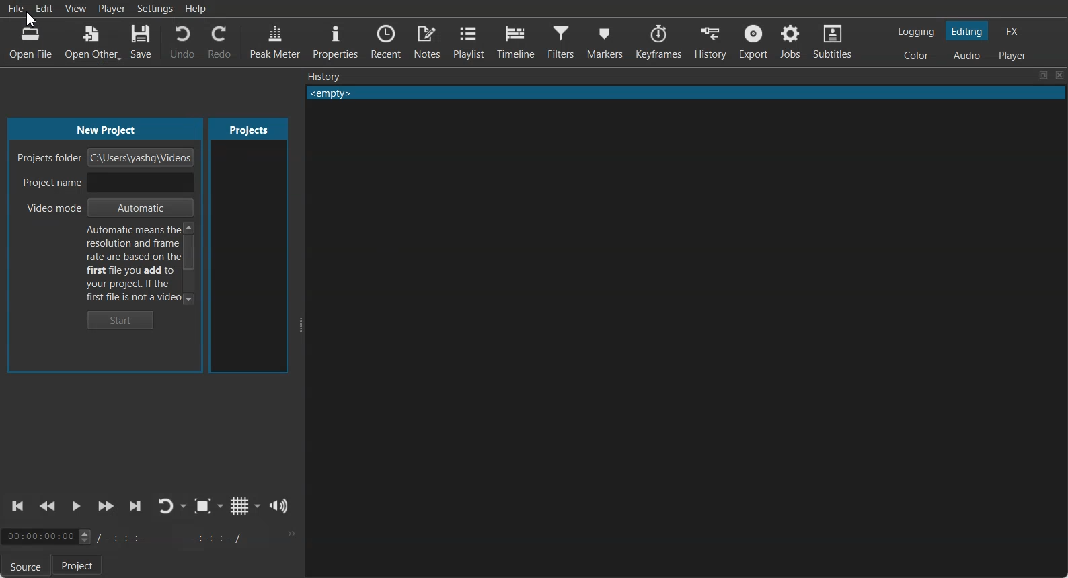 Image resolution: width=1068 pixels, height=578 pixels. Describe the element at coordinates (290, 534) in the screenshot. I see `More` at that location.